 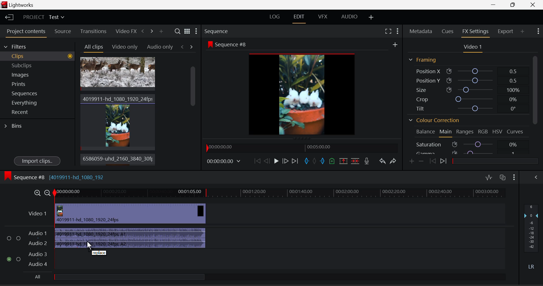 What do you see at coordinates (421, 162) in the screenshot?
I see `Remove keyframe` at bounding box center [421, 162].